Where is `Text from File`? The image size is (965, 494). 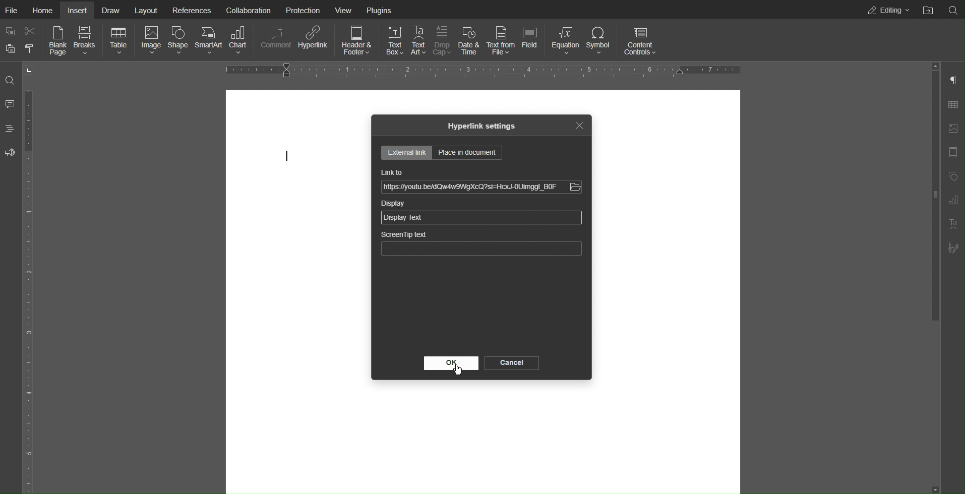 Text from File is located at coordinates (502, 41).